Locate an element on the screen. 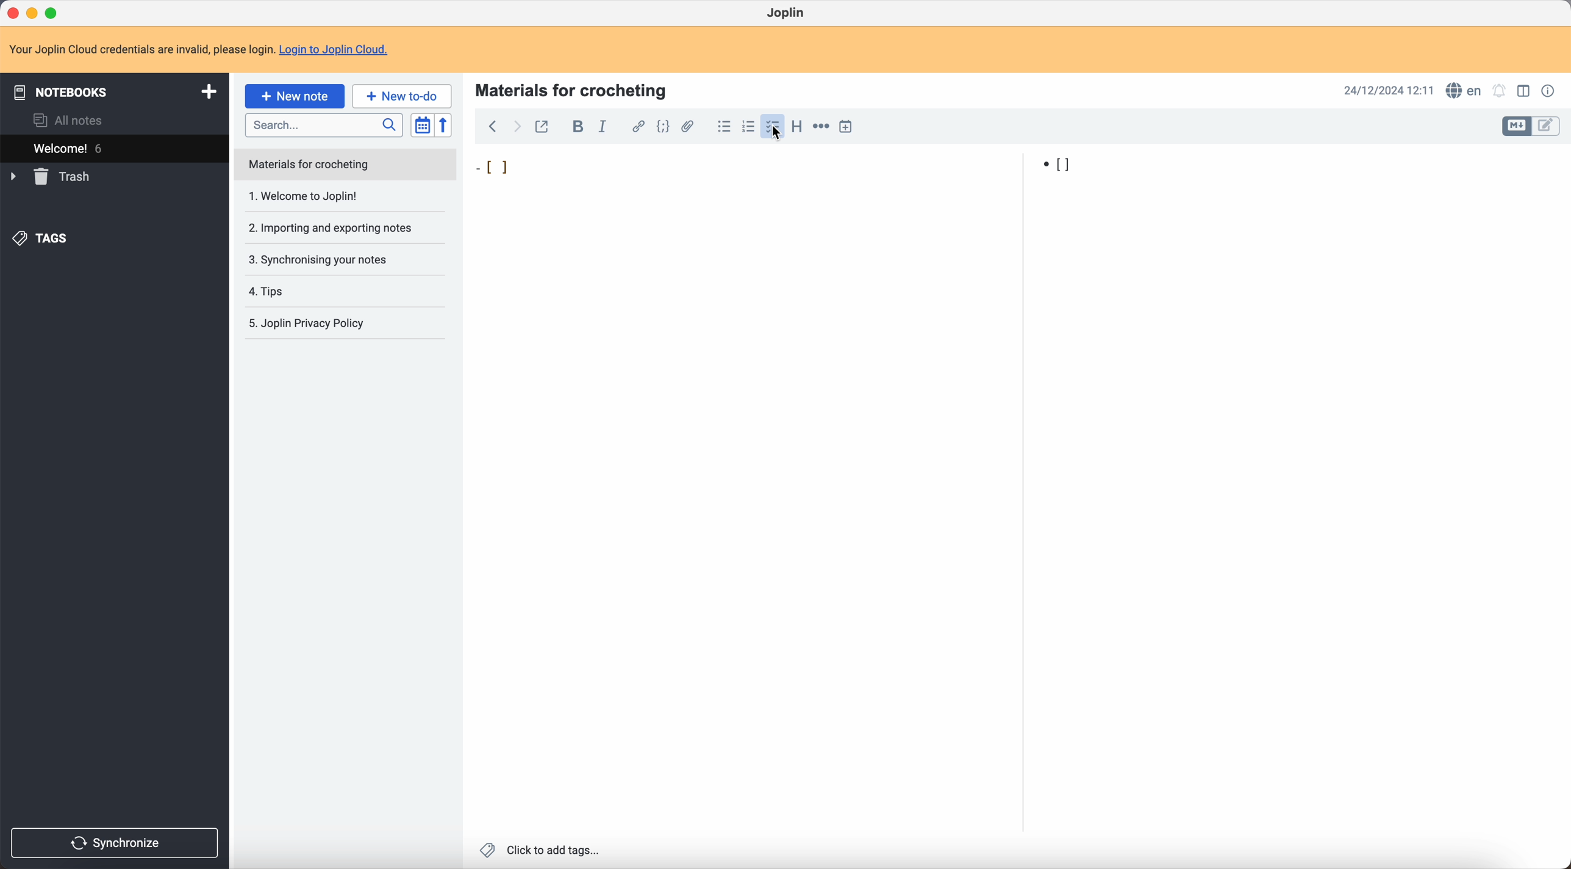  search bar is located at coordinates (323, 124).